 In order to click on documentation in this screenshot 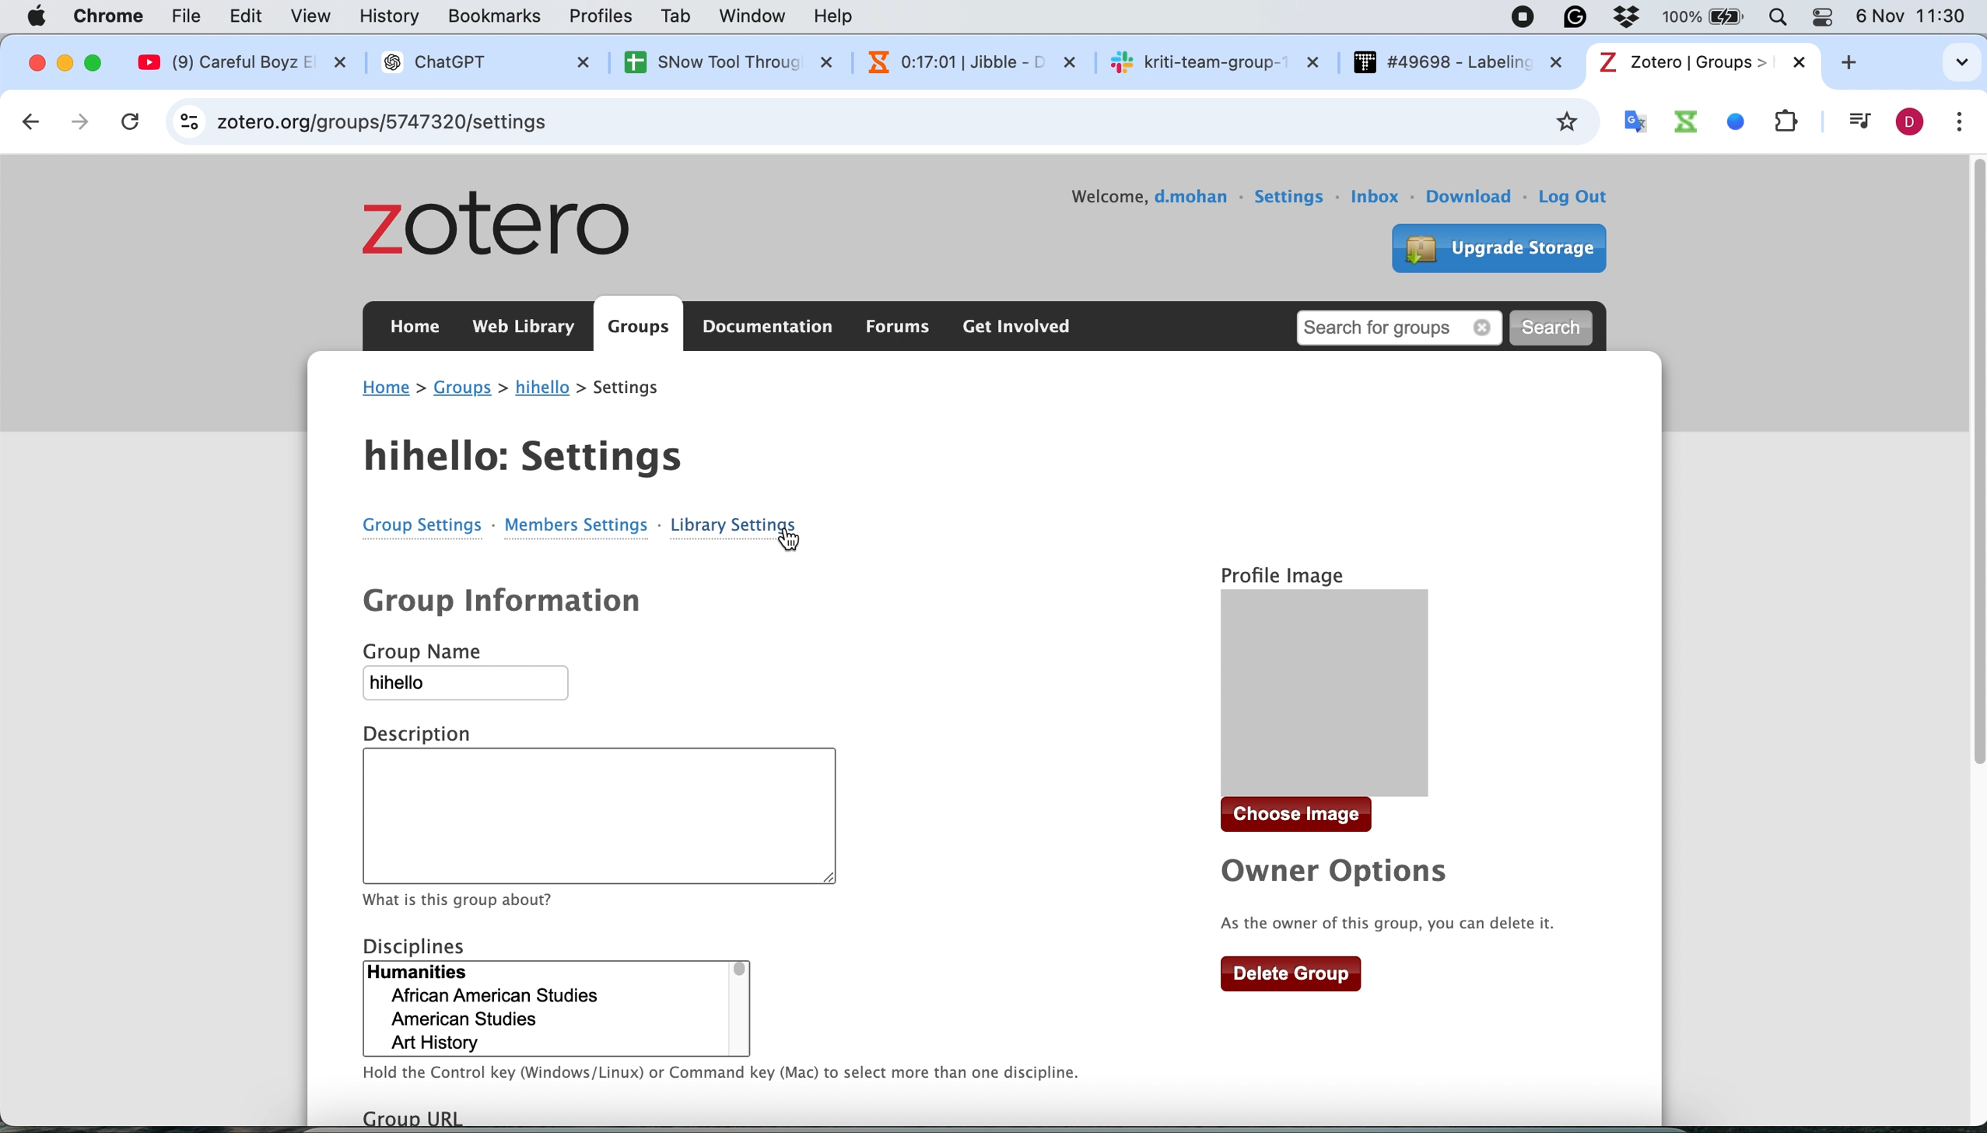, I will do `click(769, 328)`.